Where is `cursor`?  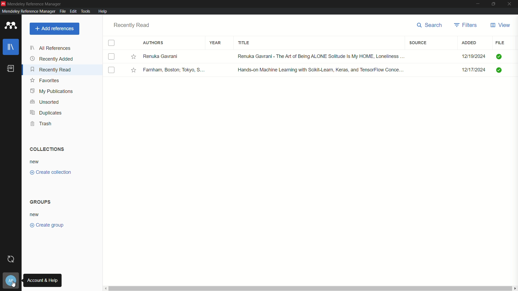 cursor is located at coordinates (14, 284).